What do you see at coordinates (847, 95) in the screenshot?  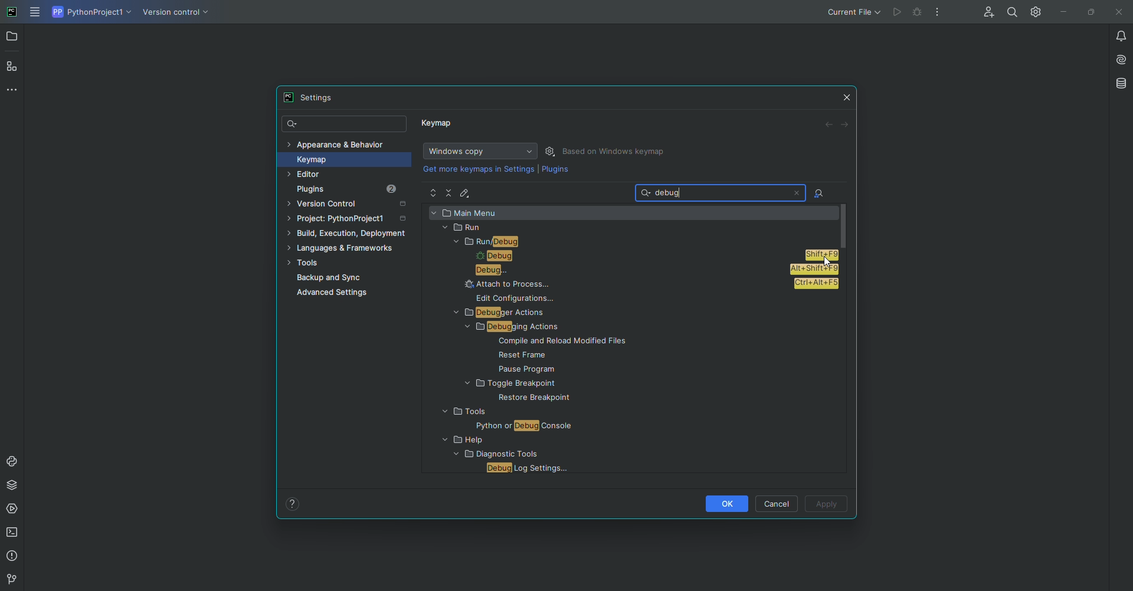 I see `Close` at bounding box center [847, 95].